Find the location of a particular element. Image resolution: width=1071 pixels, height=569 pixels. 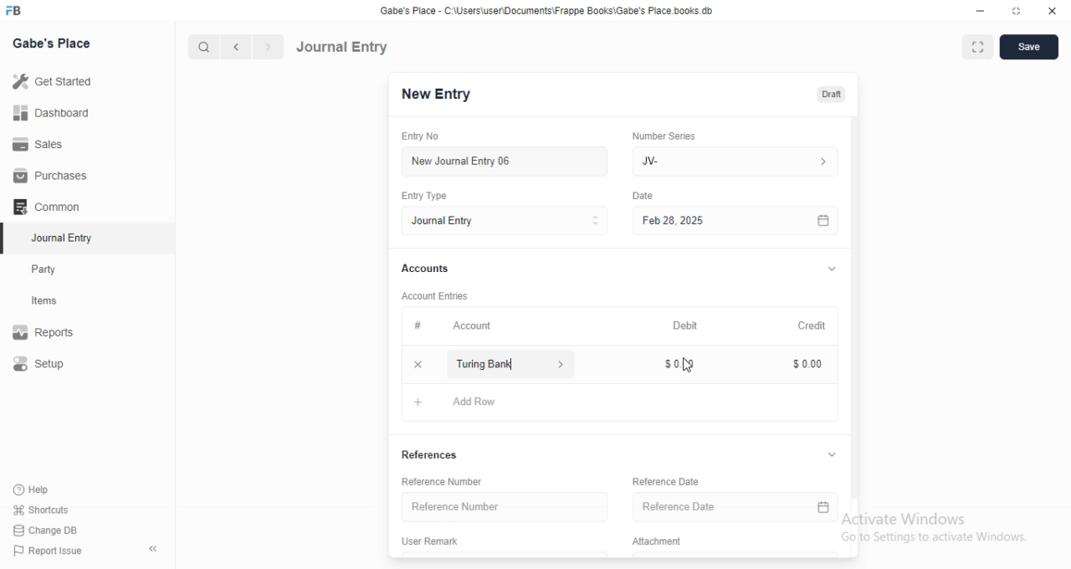

close is located at coordinates (417, 365).